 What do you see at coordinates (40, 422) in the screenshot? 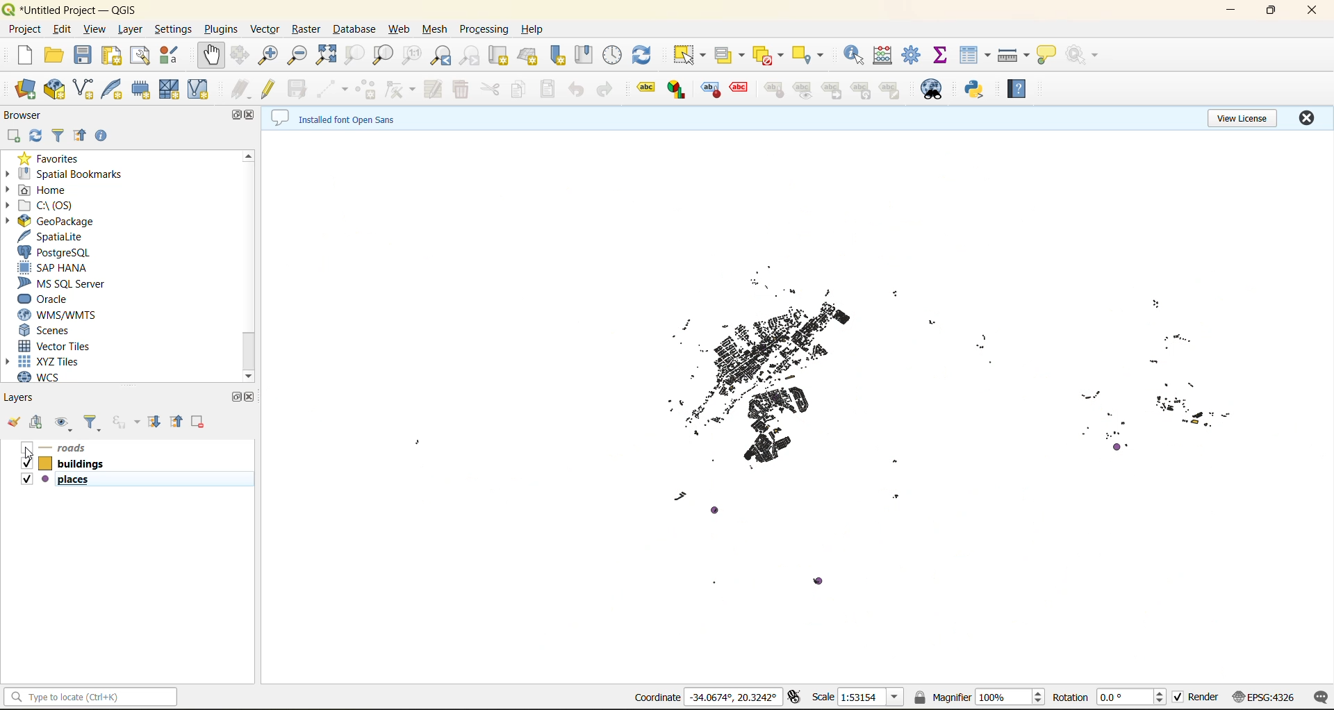
I see `add` at bounding box center [40, 422].